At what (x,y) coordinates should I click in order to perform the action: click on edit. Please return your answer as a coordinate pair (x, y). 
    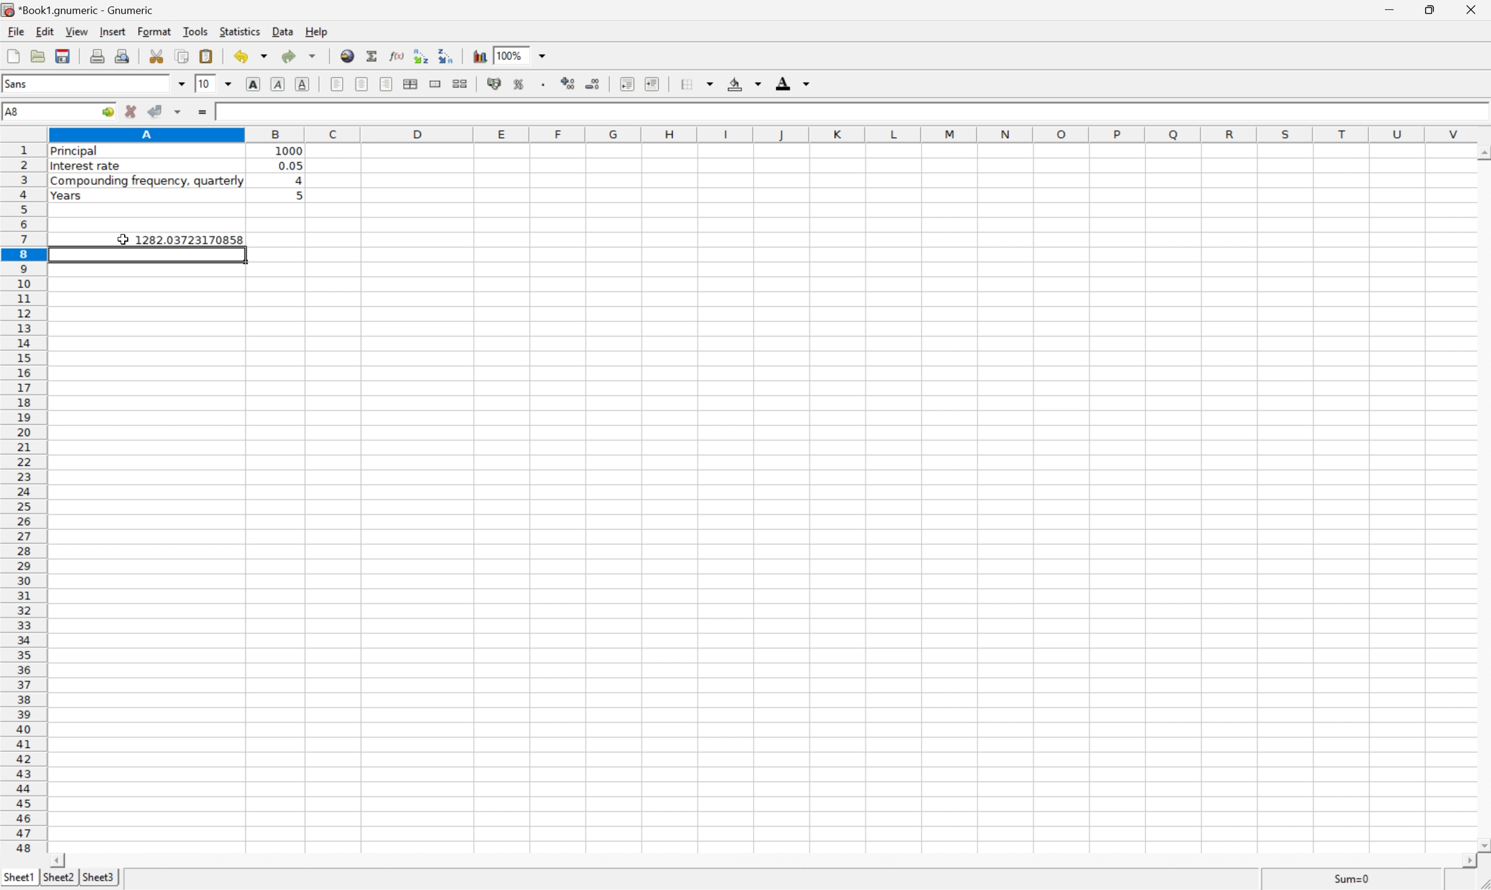
    Looking at the image, I should click on (43, 31).